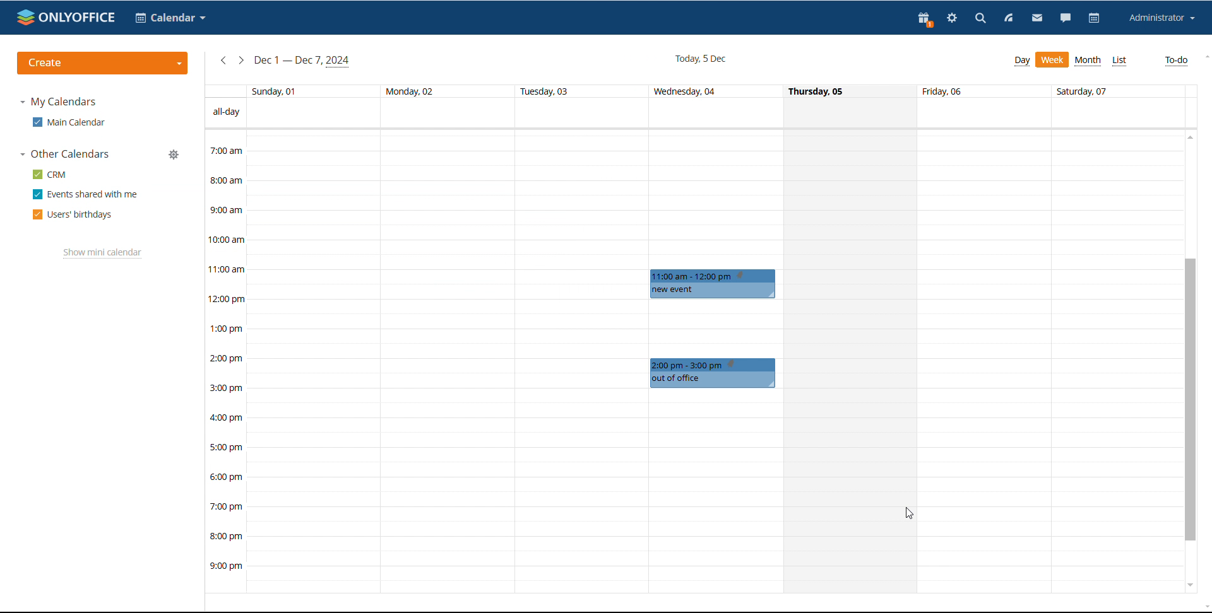 Image resolution: width=1212 pixels, height=613 pixels. Describe the element at coordinates (1053, 60) in the screenshot. I see `week view` at that location.